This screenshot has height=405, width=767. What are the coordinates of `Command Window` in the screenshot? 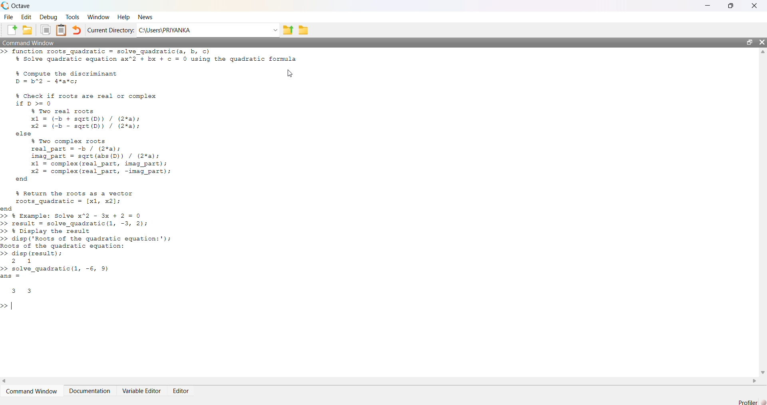 It's located at (33, 391).